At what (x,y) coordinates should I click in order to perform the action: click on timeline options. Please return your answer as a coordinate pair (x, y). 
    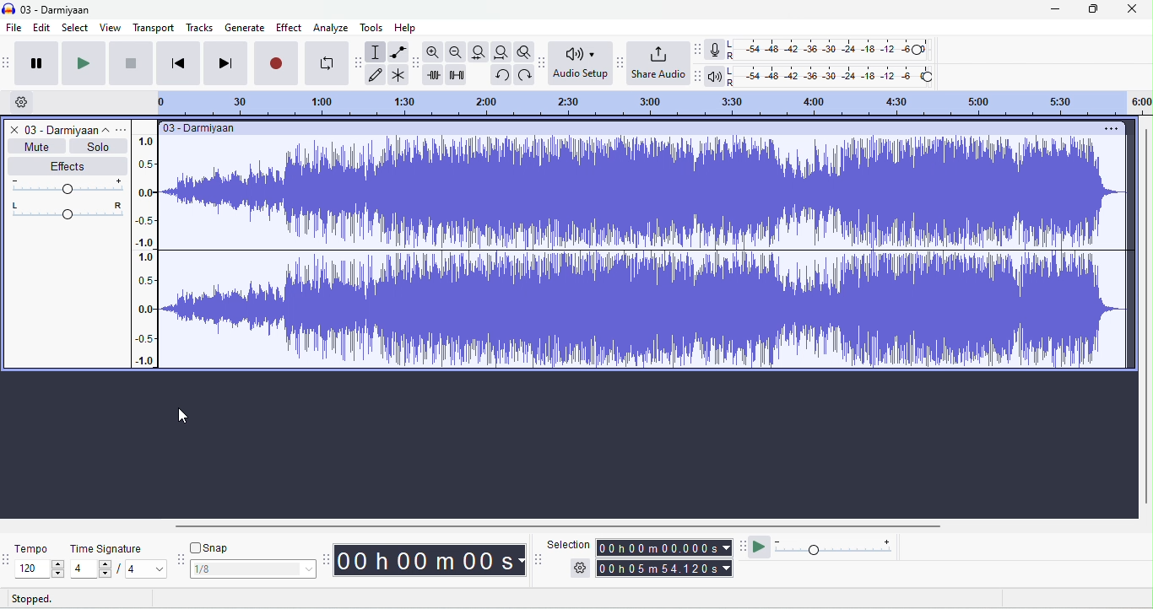
    Looking at the image, I should click on (20, 102).